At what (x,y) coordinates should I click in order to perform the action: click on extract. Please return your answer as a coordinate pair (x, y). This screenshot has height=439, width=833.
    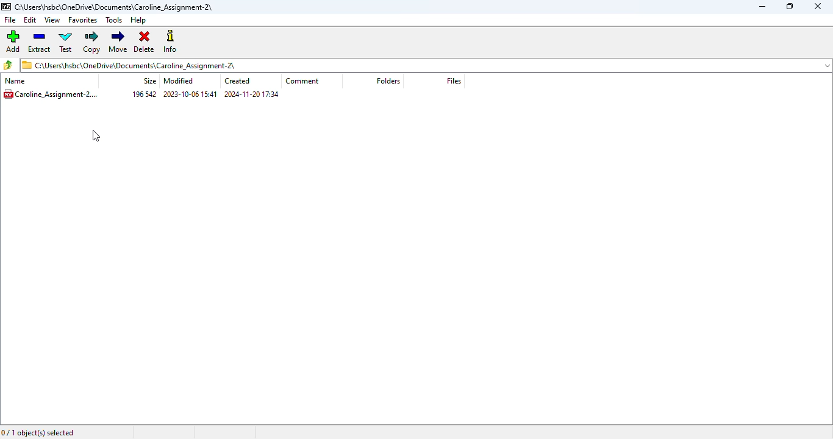
    Looking at the image, I should click on (38, 42).